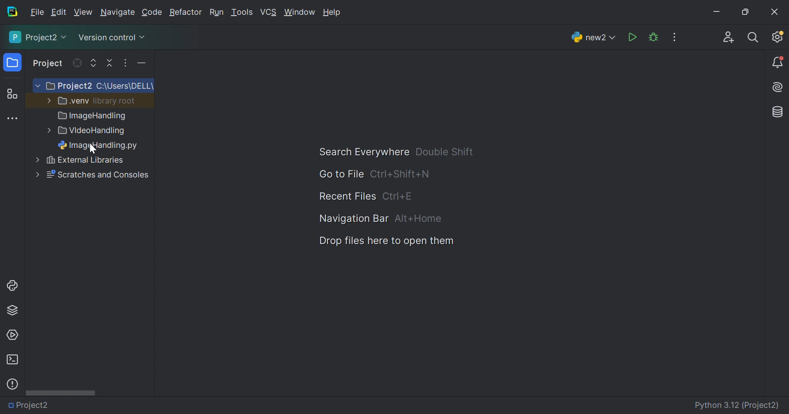 This screenshot has height=414, width=789. Describe the element at coordinates (74, 101) in the screenshot. I see `.venv` at that location.